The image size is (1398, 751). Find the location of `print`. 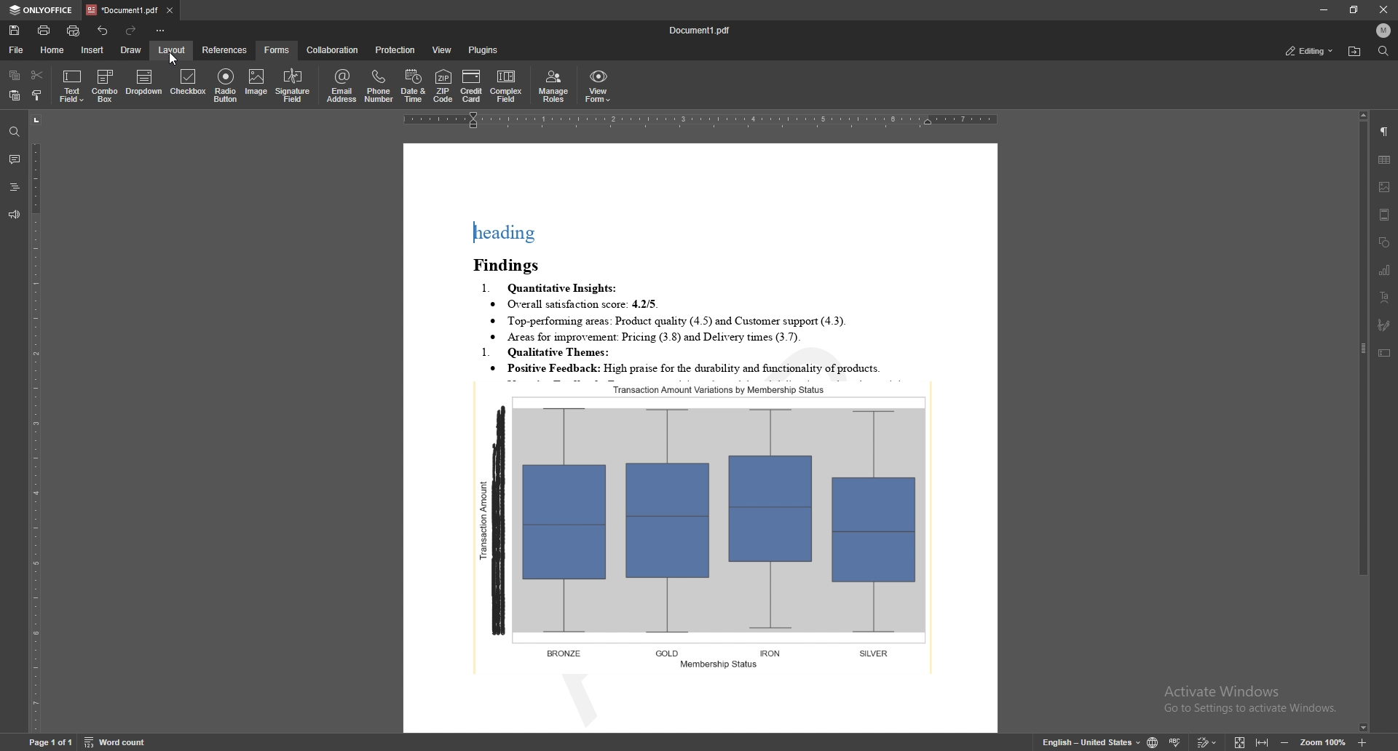

print is located at coordinates (45, 31).